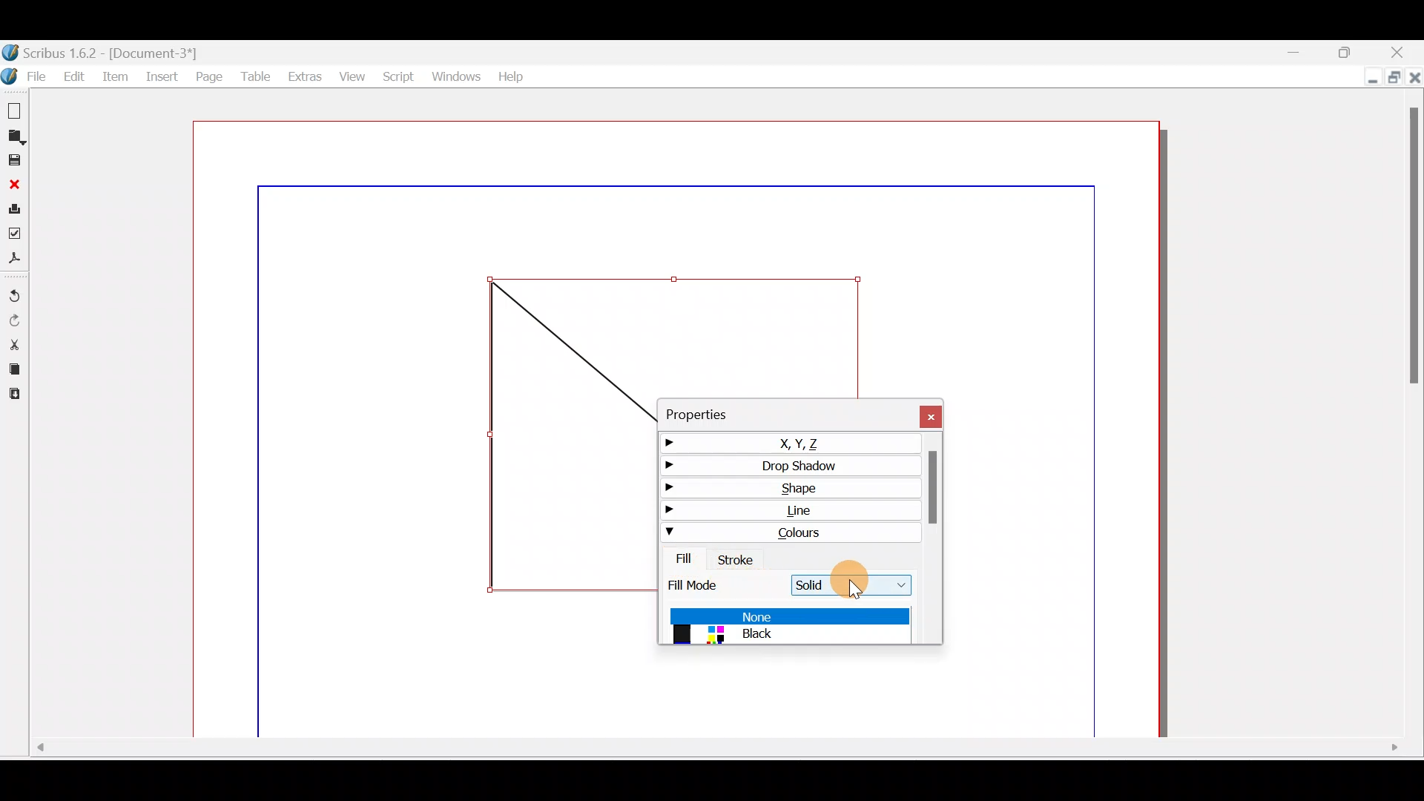 Image resolution: width=1424 pixels, height=801 pixels. I want to click on Stroke, so click(738, 558).